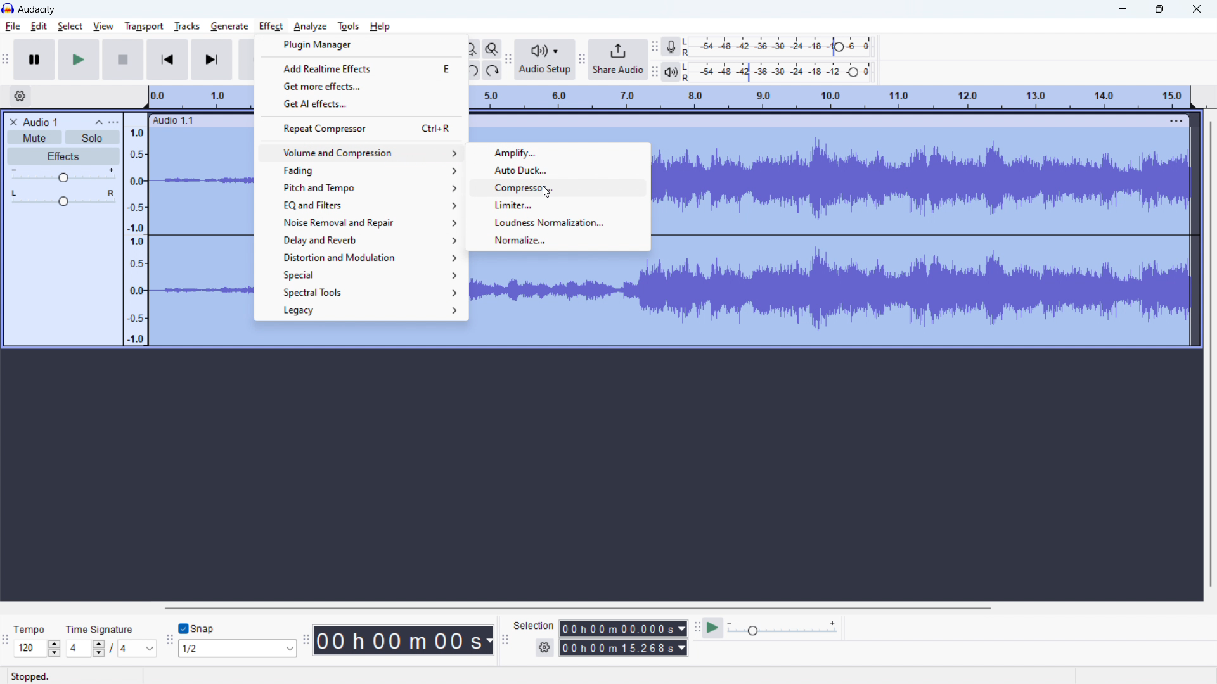  What do you see at coordinates (20, 96) in the screenshot?
I see `timeline settings` at bounding box center [20, 96].